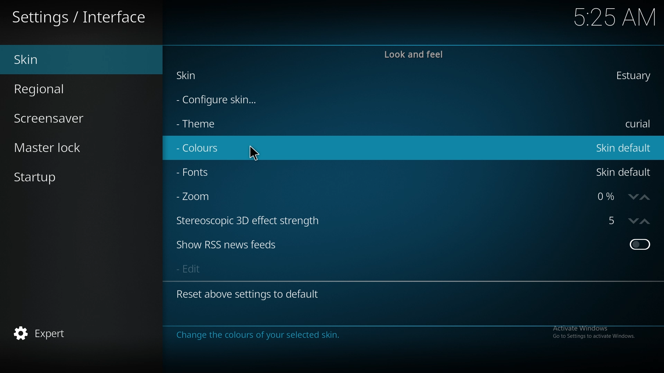  What do you see at coordinates (632, 221) in the screenshot?
I see `decrease` at bounding box center [632, 221].